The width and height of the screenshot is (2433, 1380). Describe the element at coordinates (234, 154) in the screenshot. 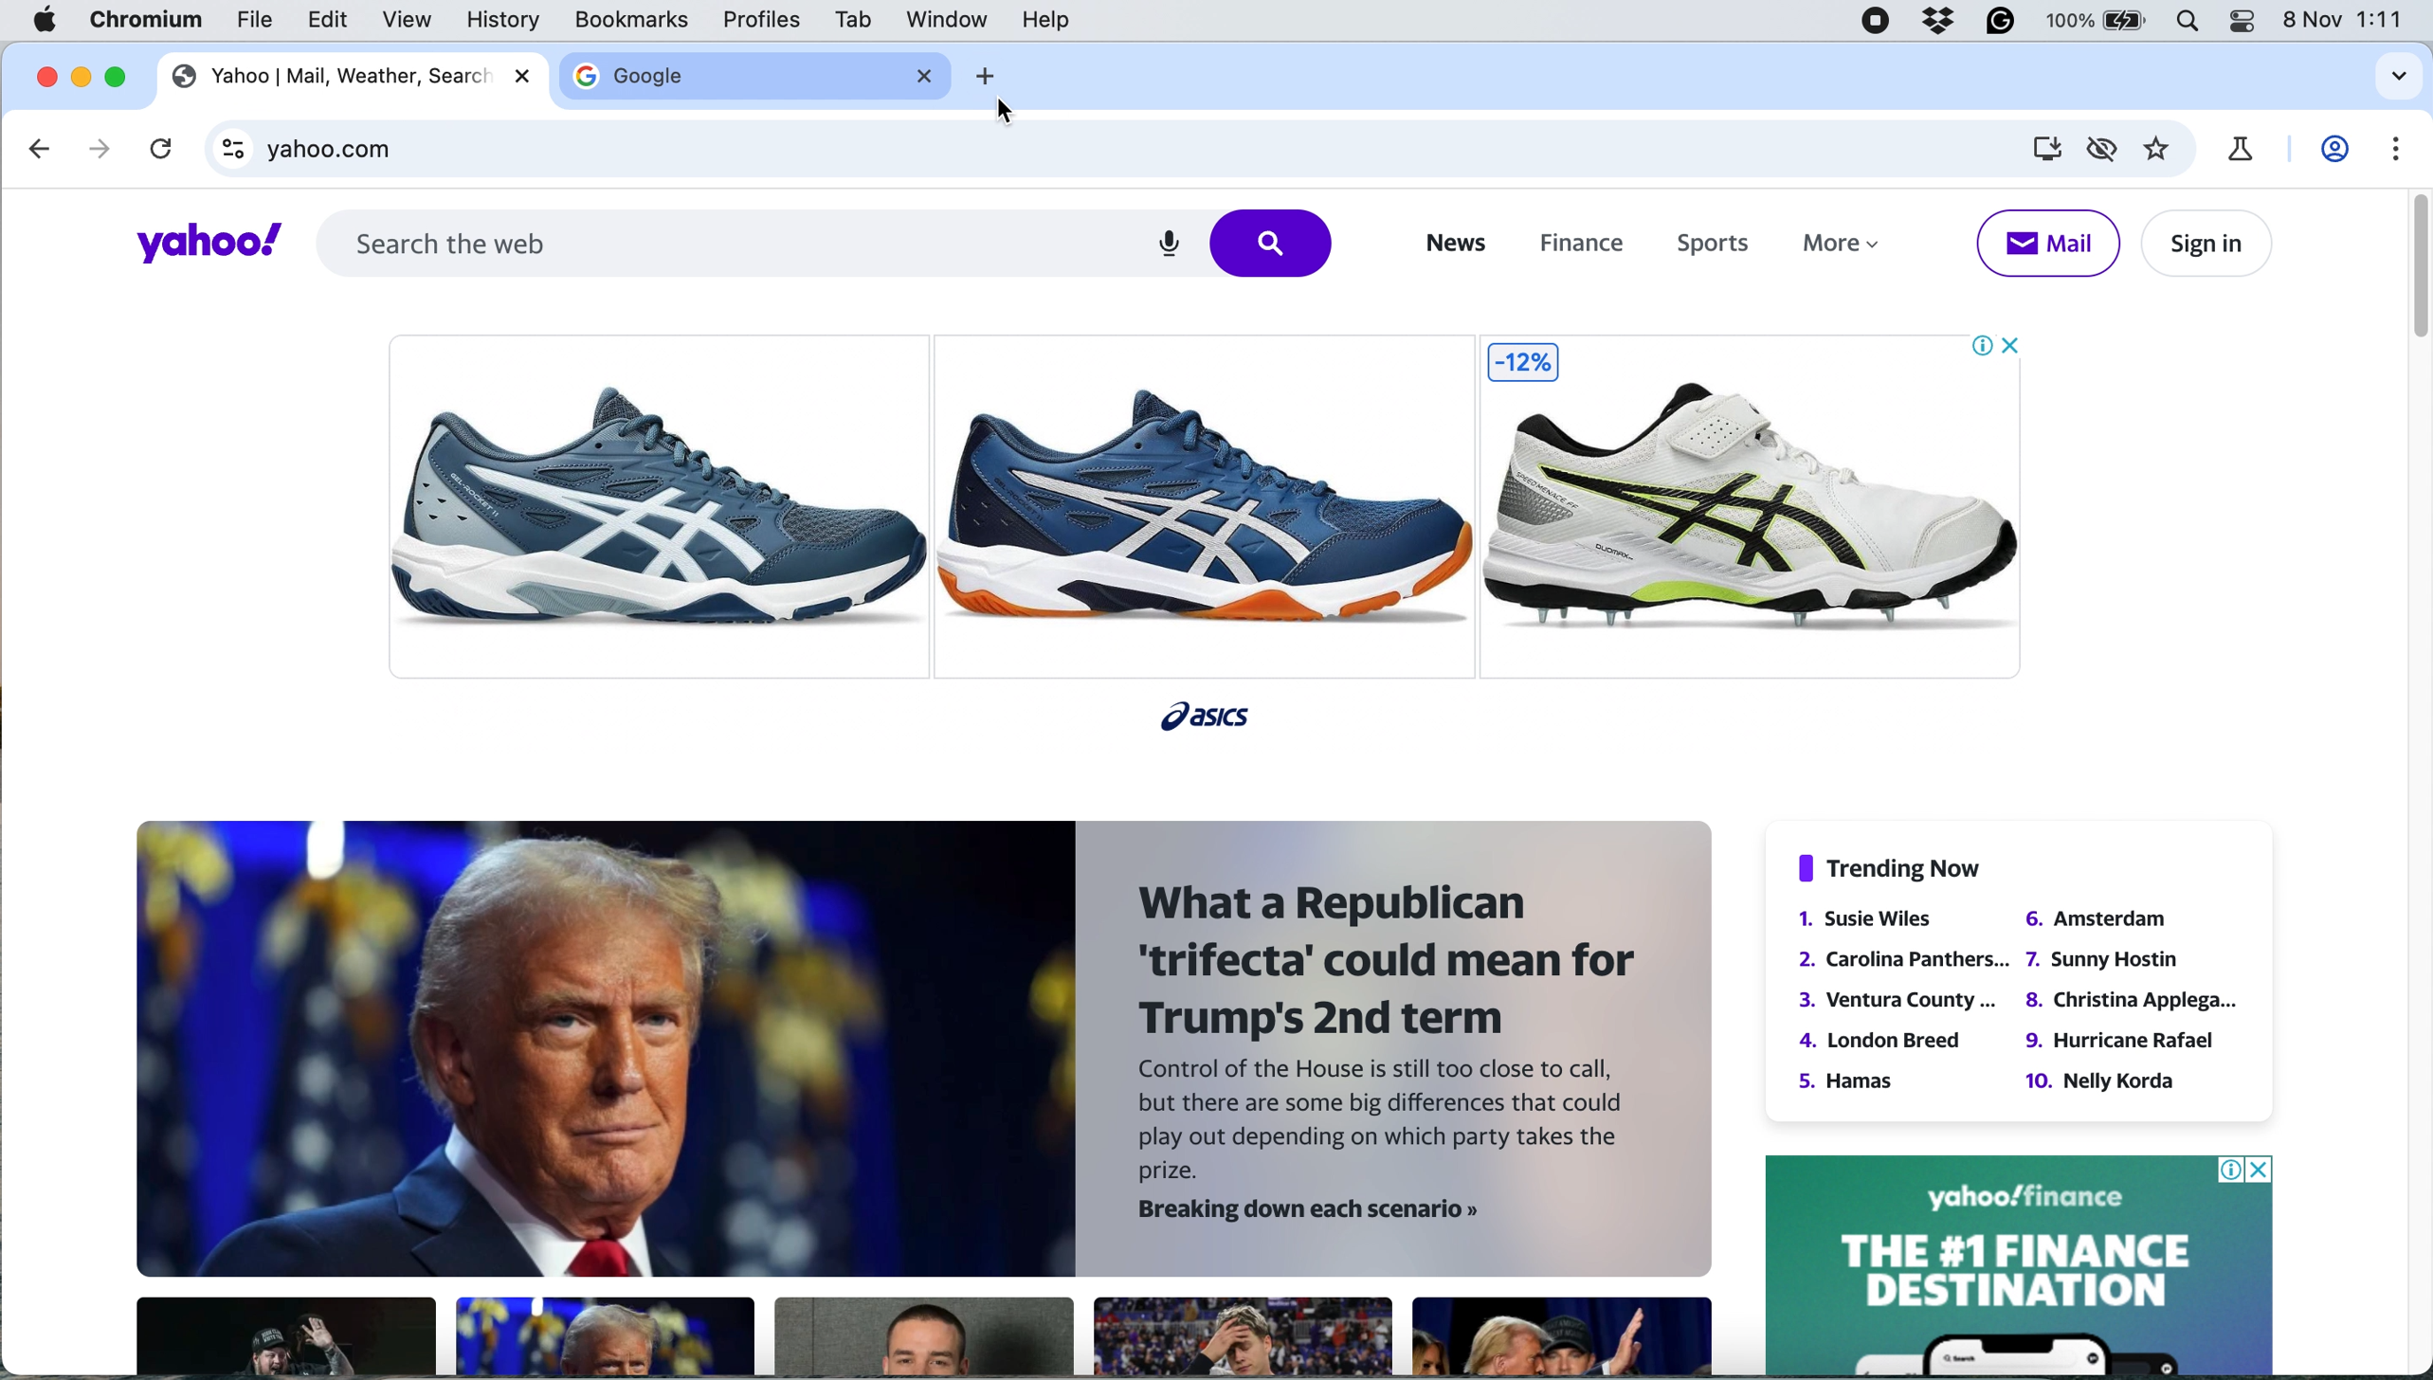

I see `view site information` at that location.